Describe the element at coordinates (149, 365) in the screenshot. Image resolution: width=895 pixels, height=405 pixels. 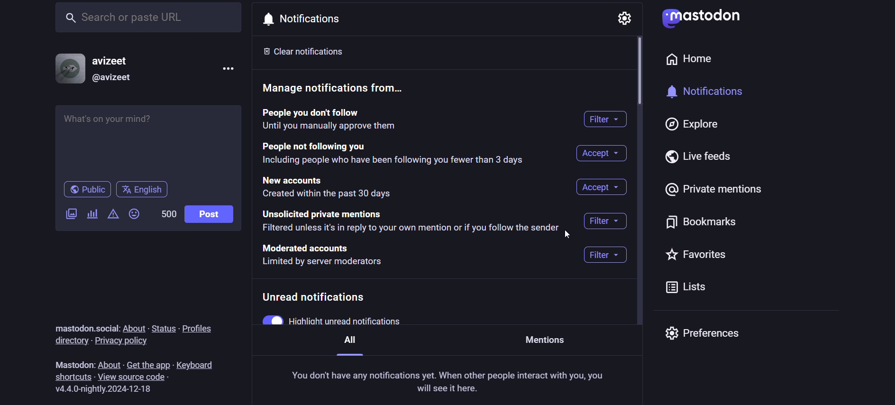
I see `Get the app` at that location.